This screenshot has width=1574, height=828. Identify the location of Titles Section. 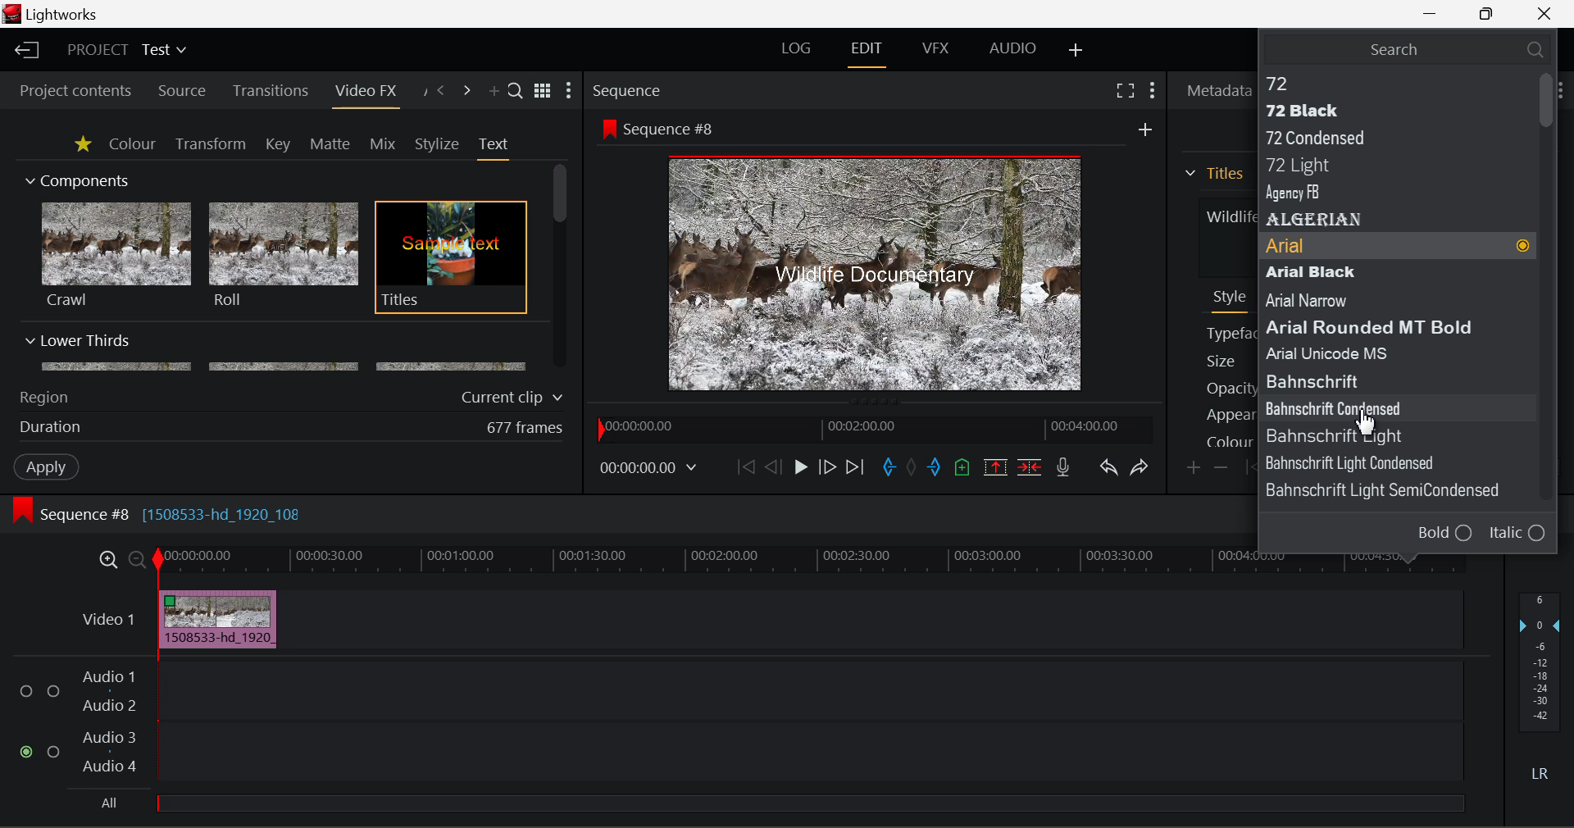
(1214, 173).